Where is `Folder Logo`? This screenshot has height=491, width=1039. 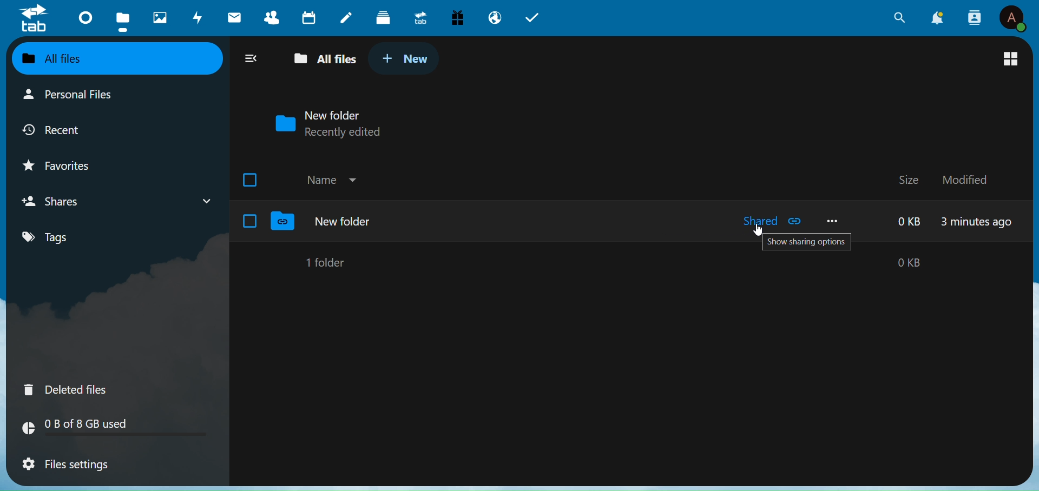 Folder Logo is located at coordinates (284, 222).